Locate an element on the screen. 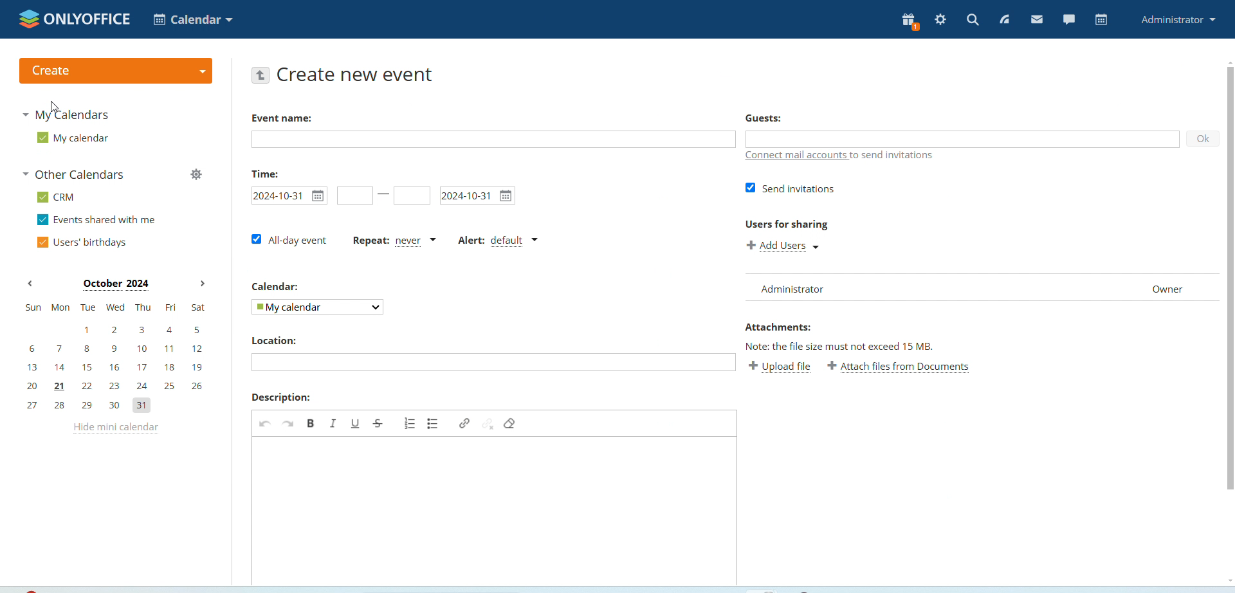 The image size is (1235, 593). Event name is located at coordinates (282, 118).